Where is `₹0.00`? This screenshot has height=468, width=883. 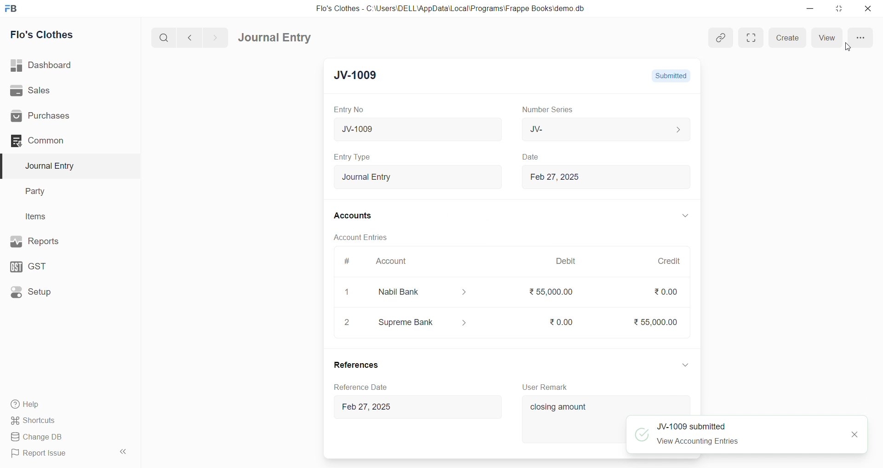 ₹0.00 is located at coordinates (555, 322).